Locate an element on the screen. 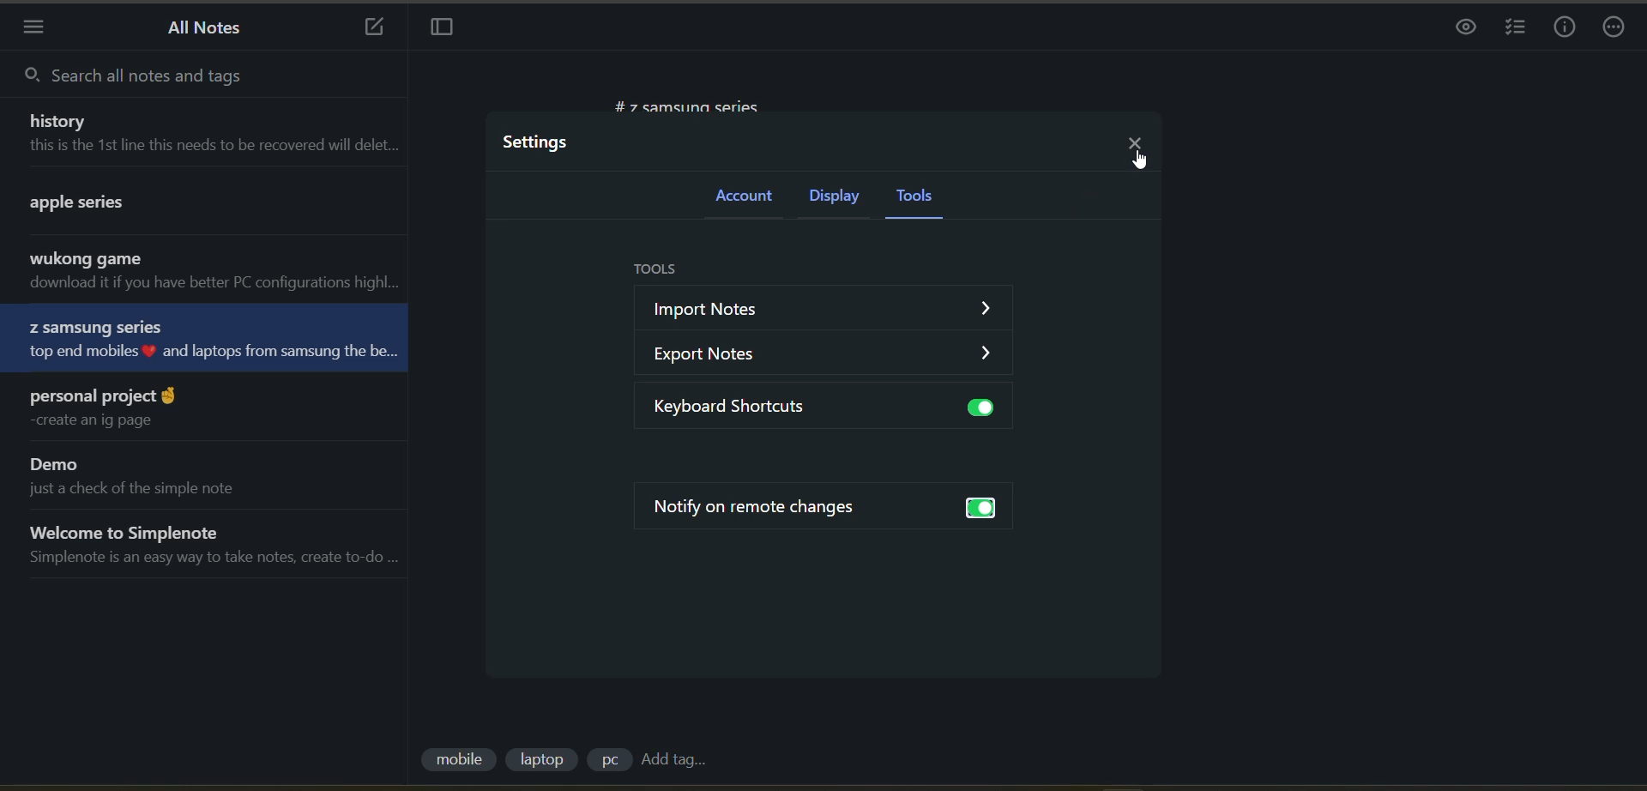 Image resolution: width=1647 pixels, height=791 pixels. note title and preview is located at coordinates (163, 476).